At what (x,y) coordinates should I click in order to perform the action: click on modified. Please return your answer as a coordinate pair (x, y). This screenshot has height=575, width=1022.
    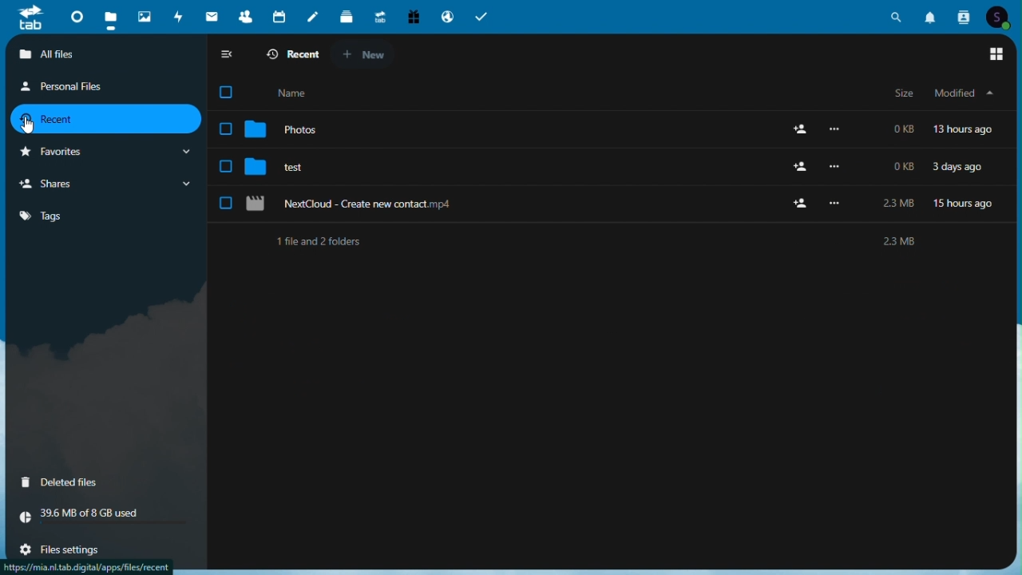
    Looking at the image, I should click on (963, 93).